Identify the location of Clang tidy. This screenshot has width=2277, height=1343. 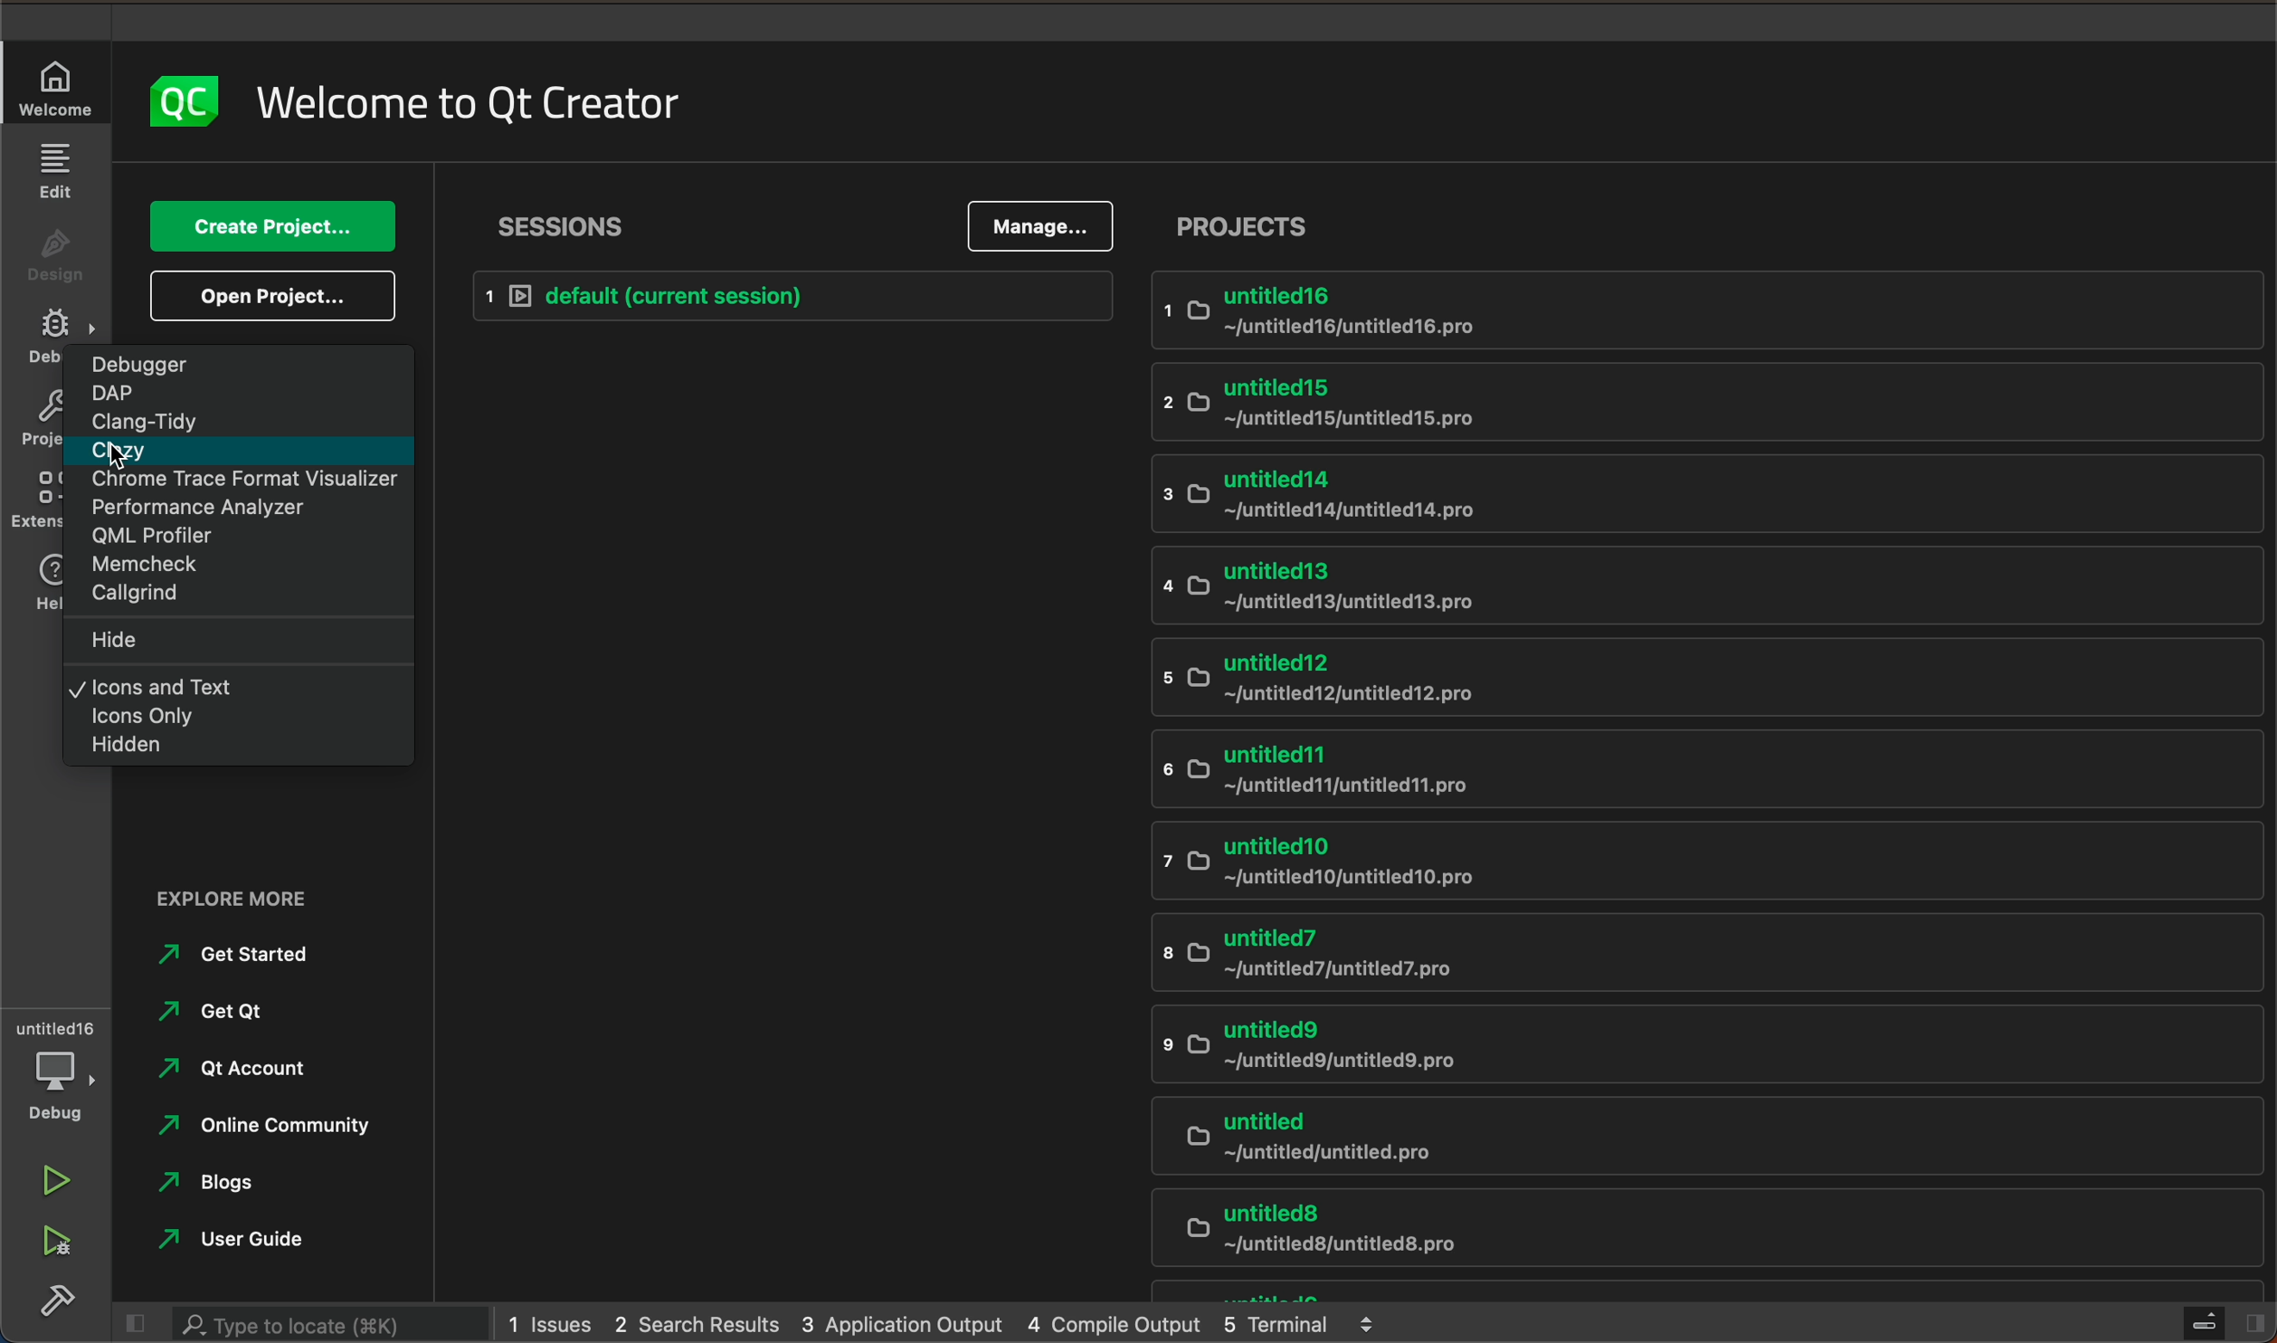
(247, 421).